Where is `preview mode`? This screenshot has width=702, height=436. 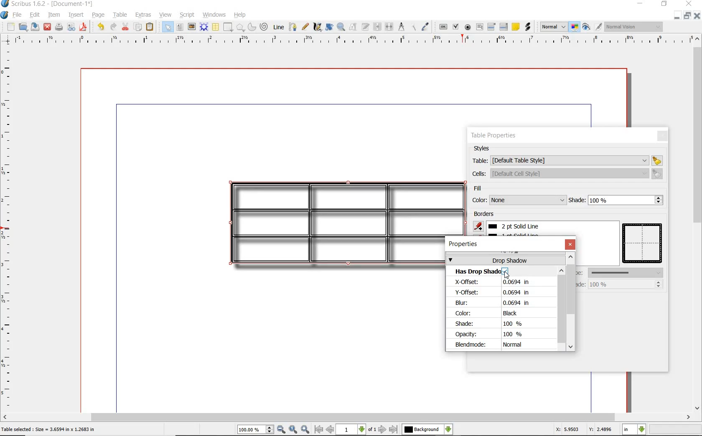
preview mode is located at coordinates (585, 27).